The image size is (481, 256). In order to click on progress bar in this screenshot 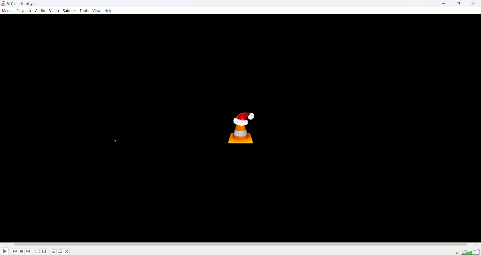, I will do `click(240, 244)`.